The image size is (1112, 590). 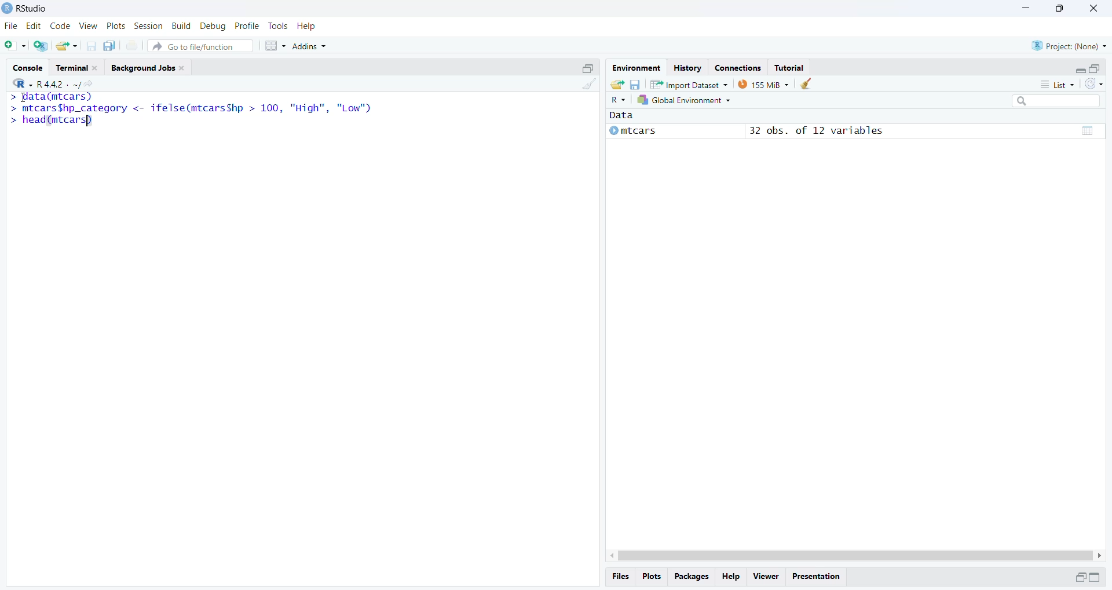 I want to click on Workspace panes, so click(x=275, y=45).